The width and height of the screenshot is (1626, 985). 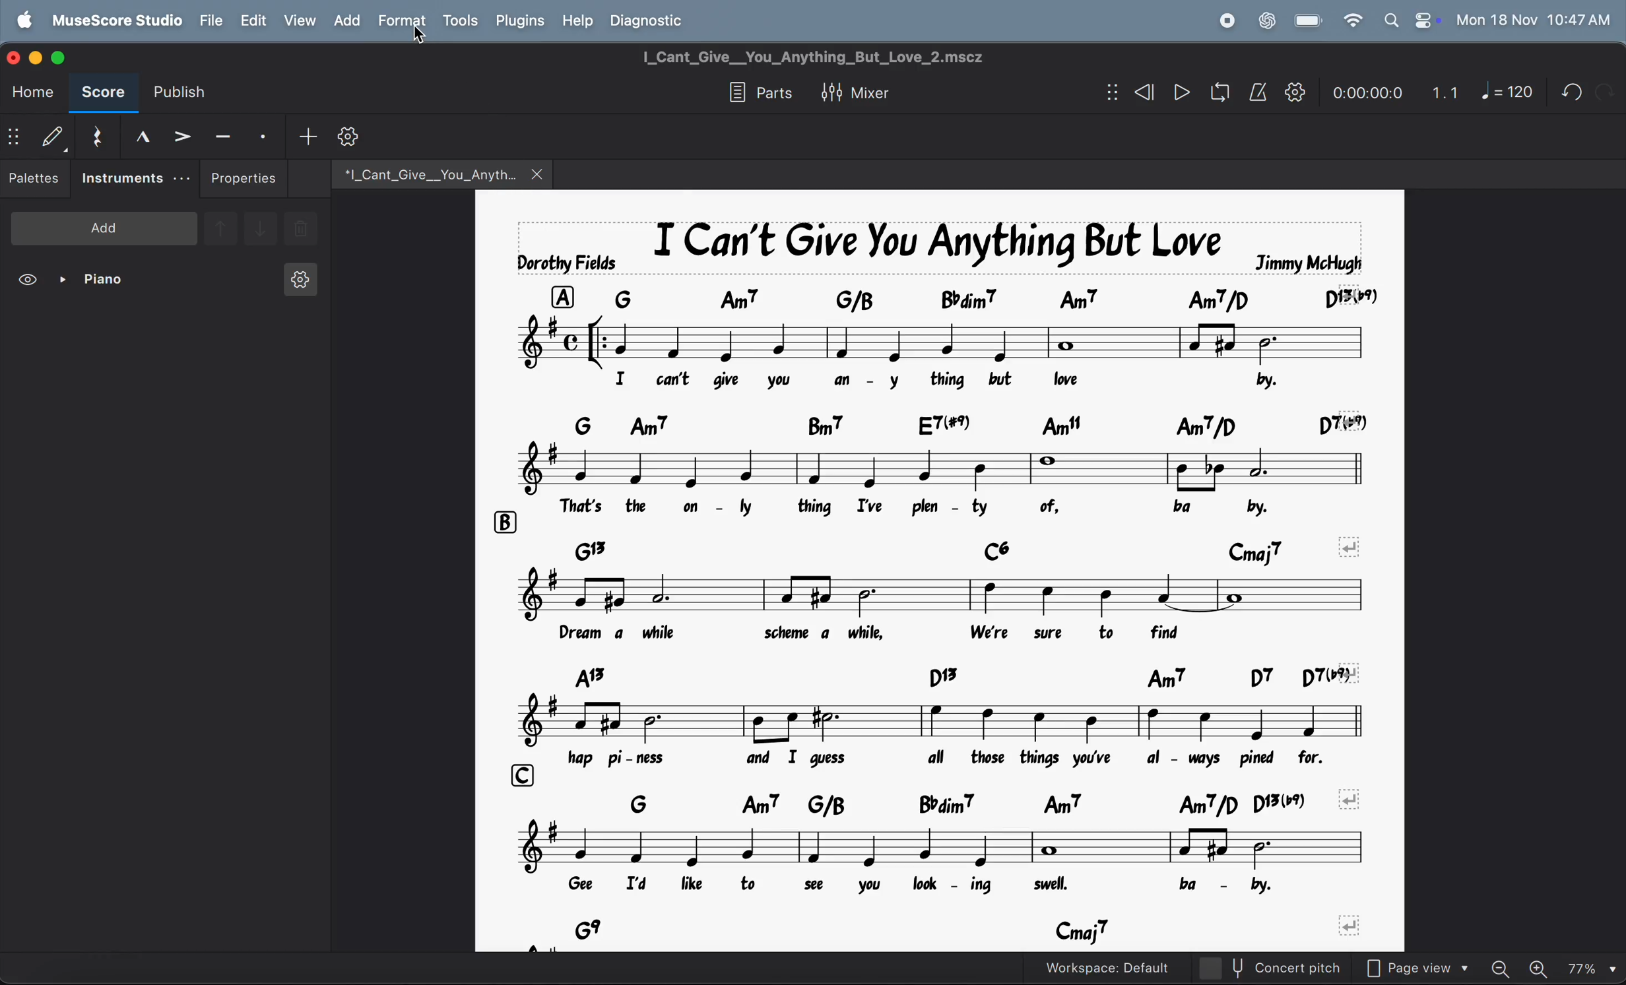 I want to click on score , so click(x=103, y=94).